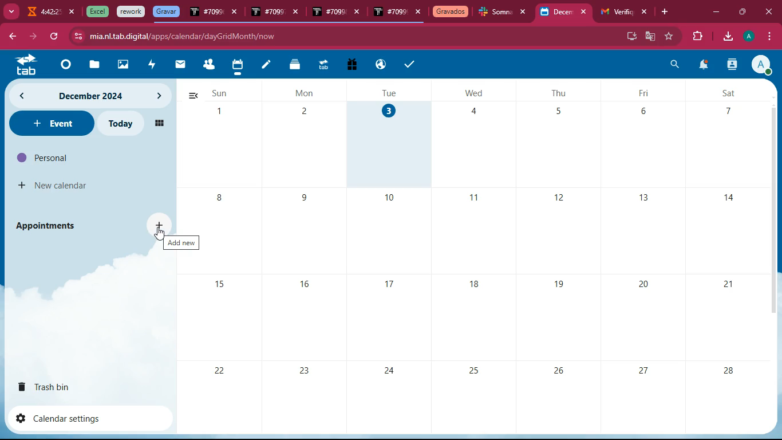 The height and width of the screenshot is (440, 782). Describe the element at coordinates (351, 65) in the screenshot. I see `gift` at that location.